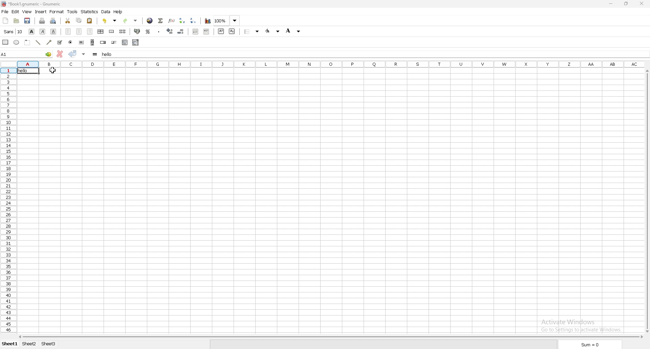 The height and width of the screenshot is (349, 650). Describe the element at coordinates (48, 344) in the screenshot. I see `tab` at that location.